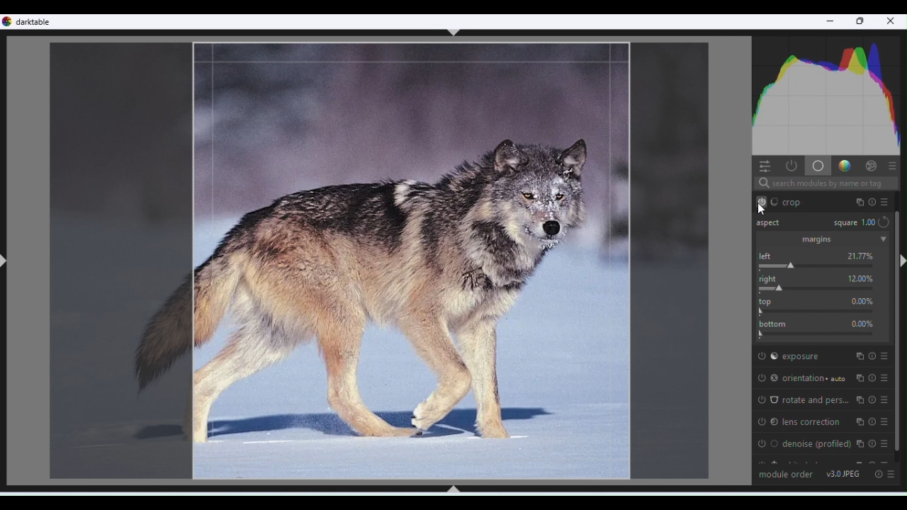 The width and height of the screenshot is (907, 510). I want to click on V 3.0 JPEG, so click(844, 473).